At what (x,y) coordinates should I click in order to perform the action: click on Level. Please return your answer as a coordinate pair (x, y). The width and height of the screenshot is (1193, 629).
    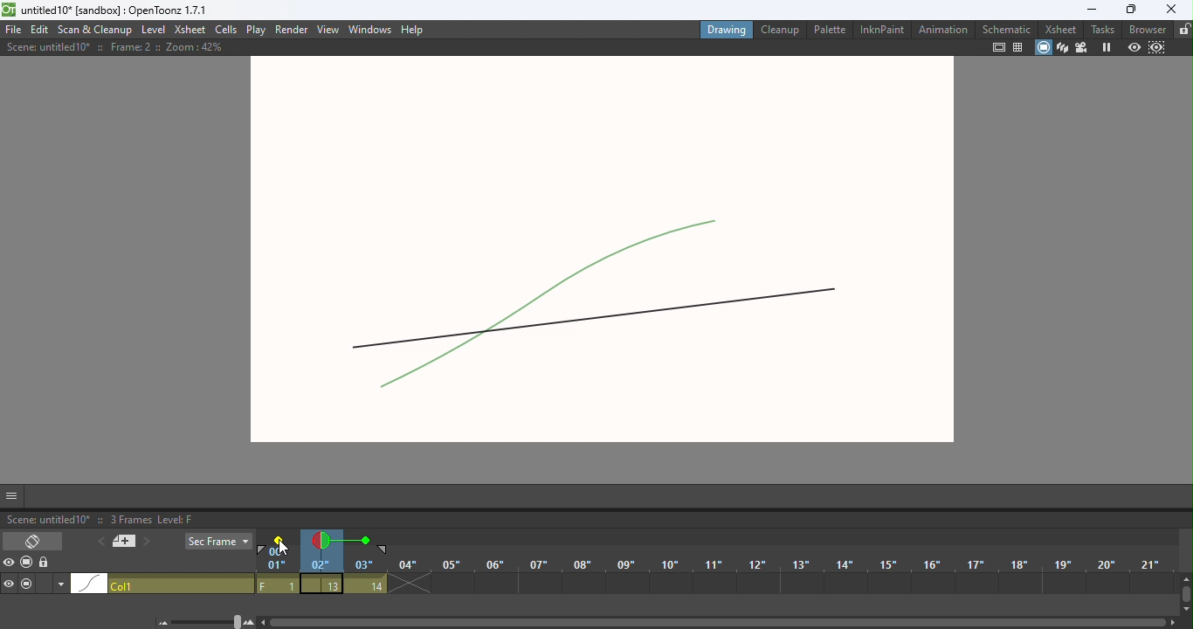
    Looking at the image, I should click on (155, 31).